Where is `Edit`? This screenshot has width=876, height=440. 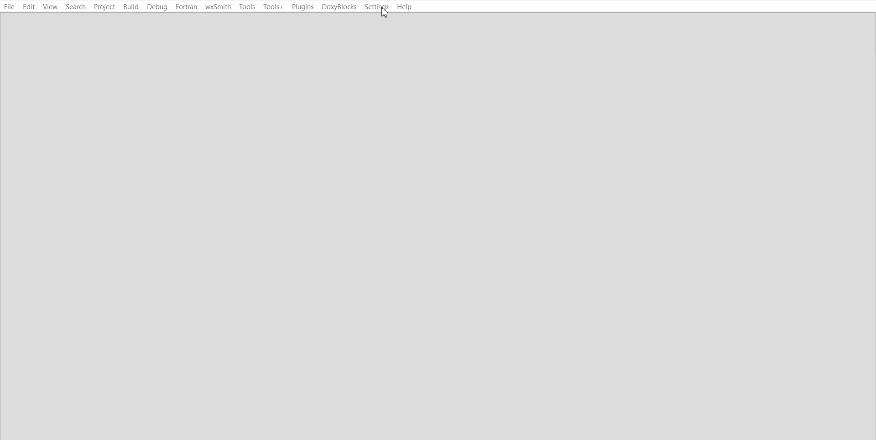 Edit is located at coordinates (29, 7).